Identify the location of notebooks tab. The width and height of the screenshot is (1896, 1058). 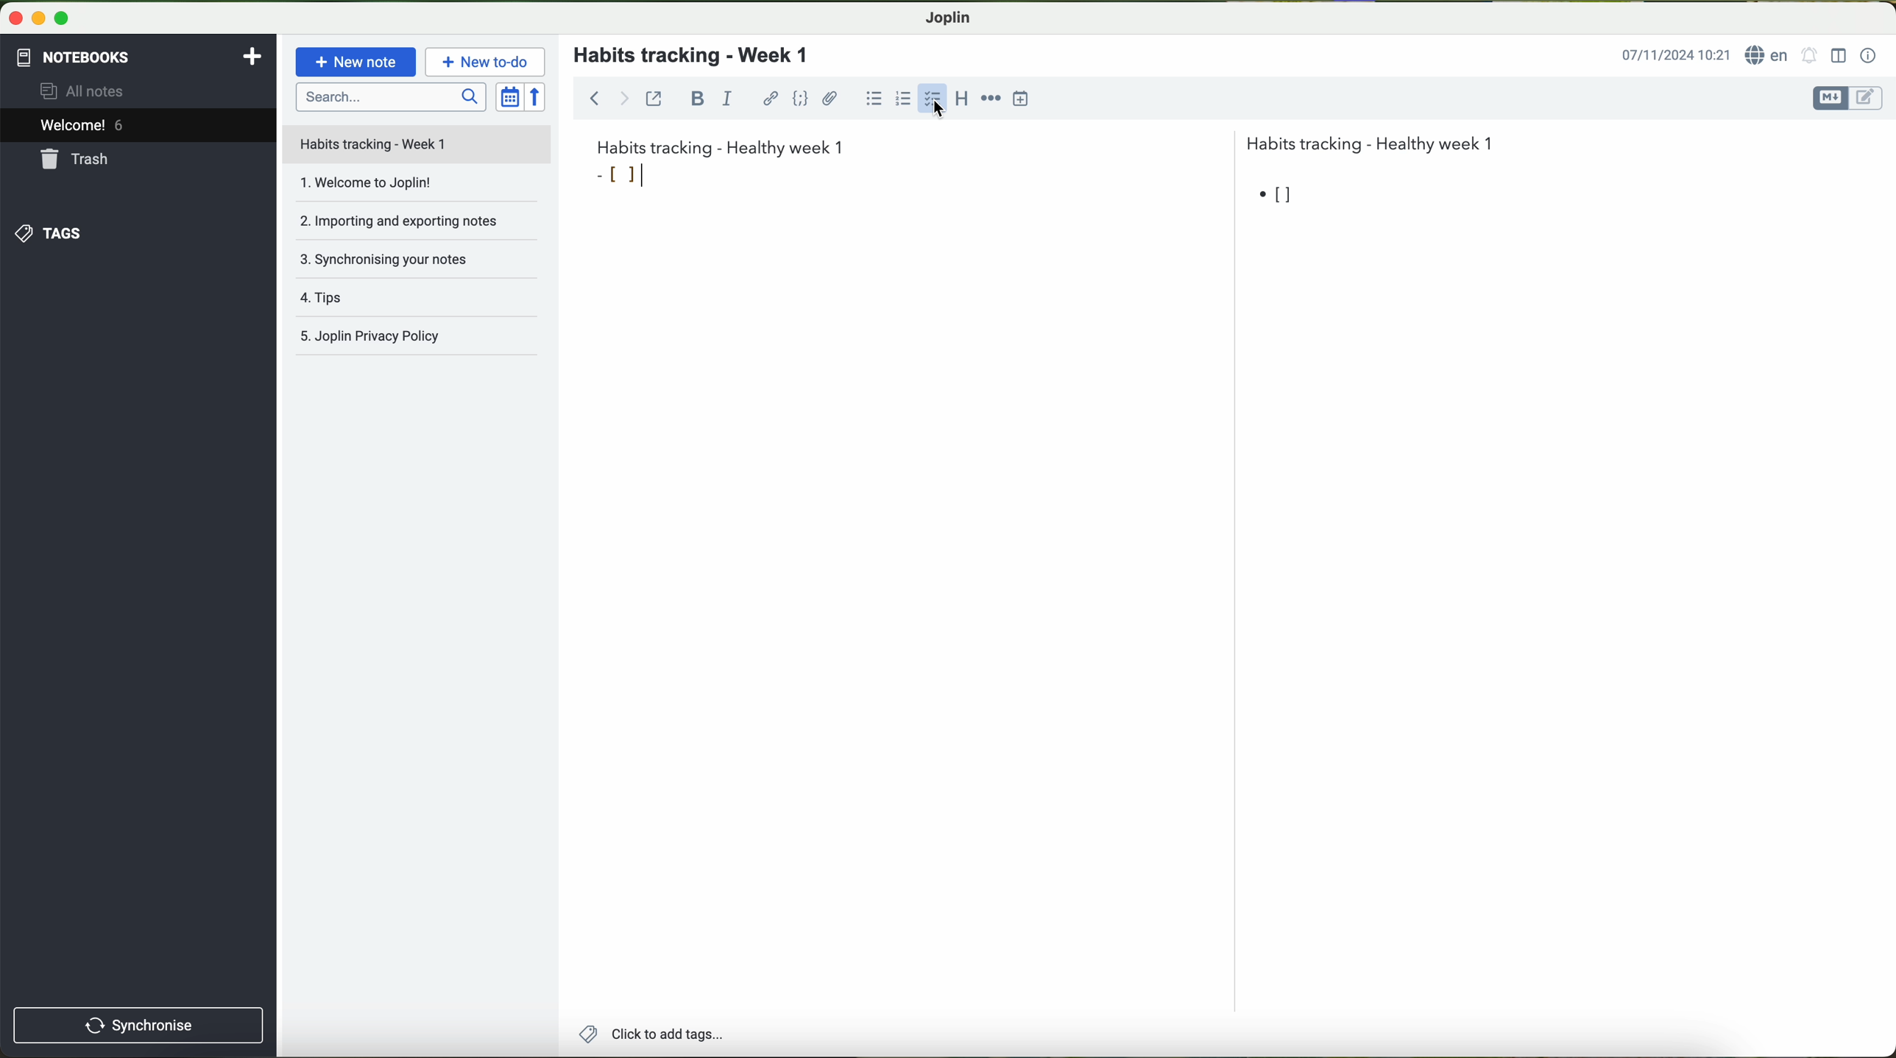
(141, 57).